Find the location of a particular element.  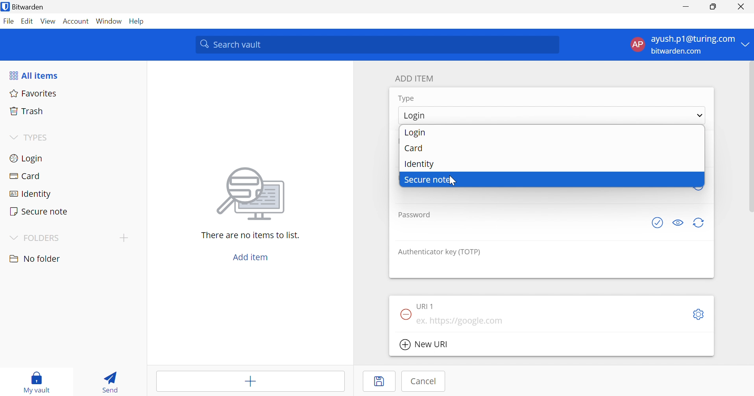

Trash is located at coordinates (27, 111).